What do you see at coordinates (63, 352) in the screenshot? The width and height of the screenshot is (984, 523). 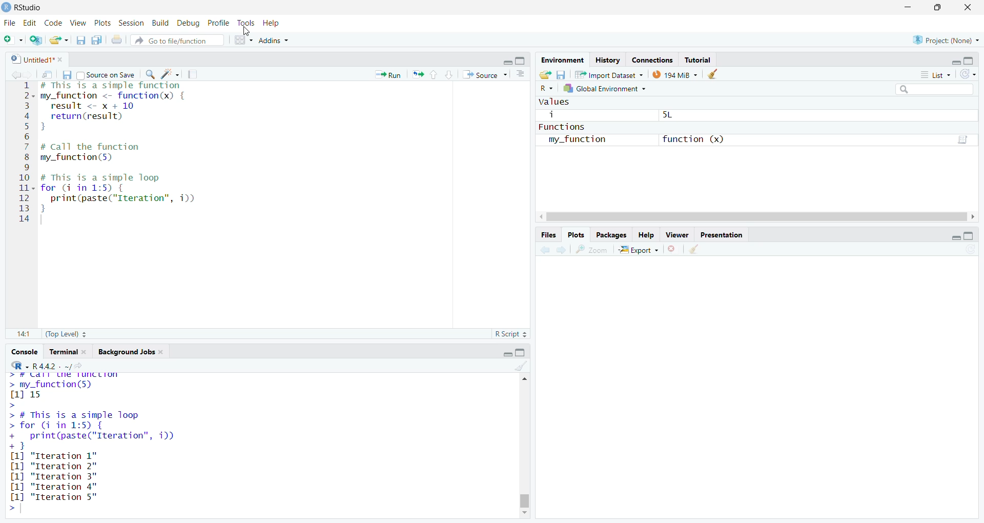 I see `terminal` at bounding box center [63, 352].